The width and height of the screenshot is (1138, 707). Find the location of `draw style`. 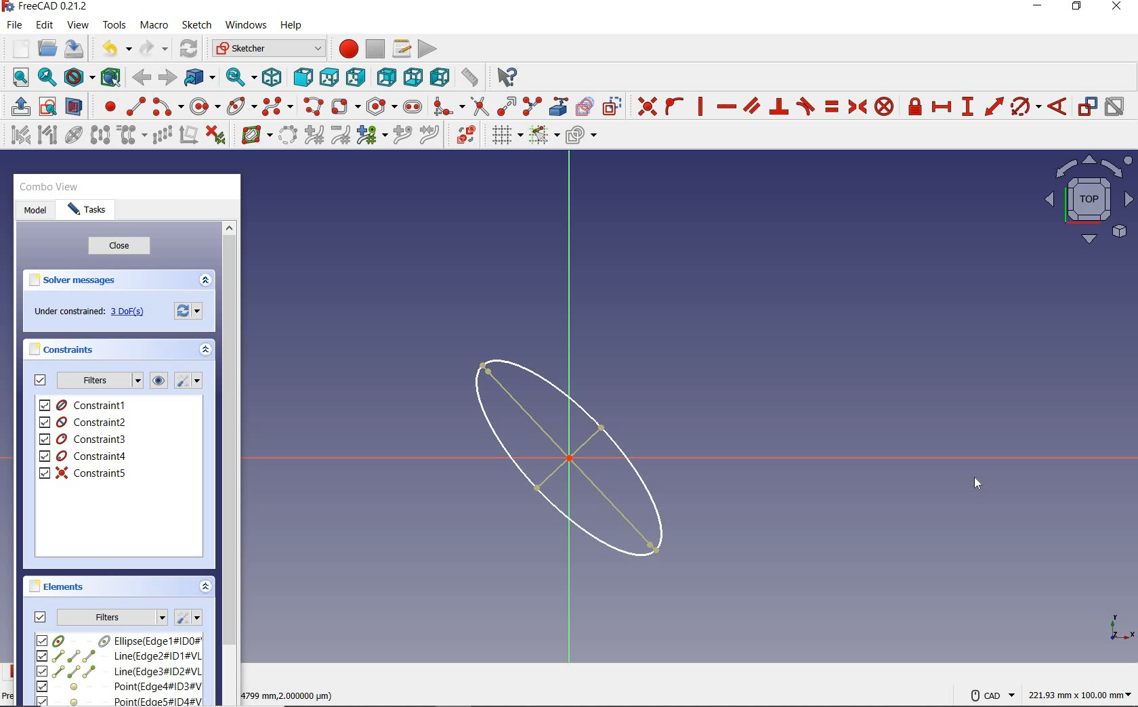

draw style is located at coordinates (79, 77).